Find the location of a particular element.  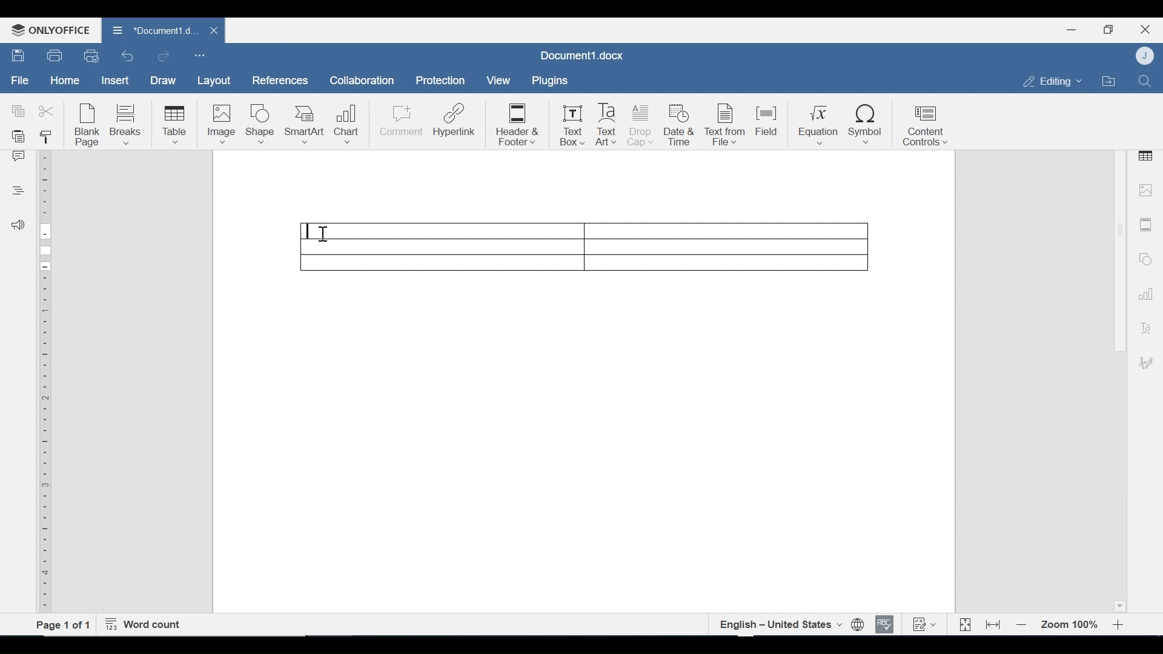

Editing is located at coordinates (1049, 81).